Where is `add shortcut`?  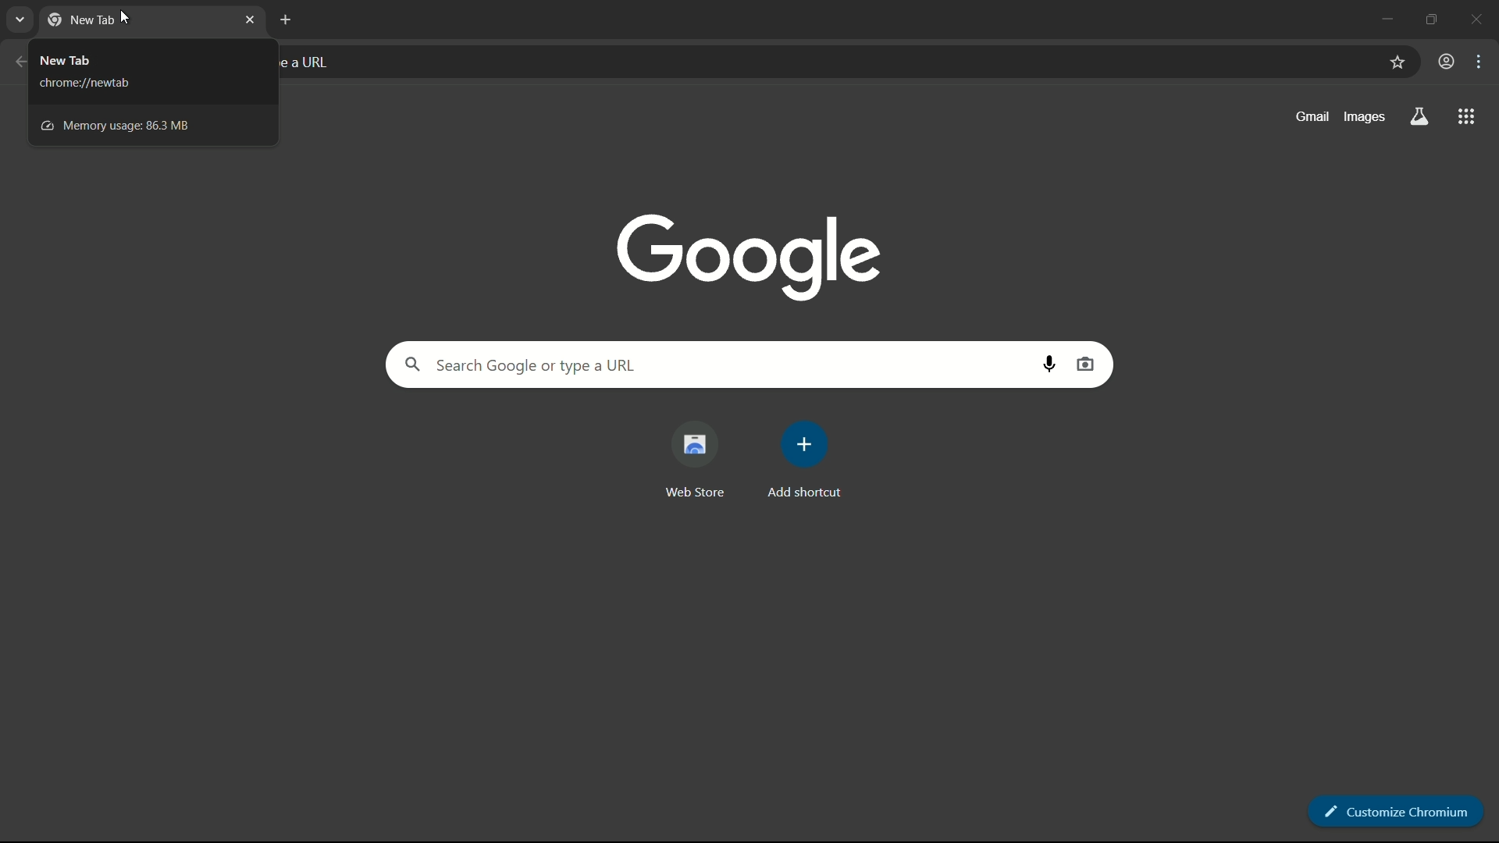 add shortcut is located at coordinates (803, 461).